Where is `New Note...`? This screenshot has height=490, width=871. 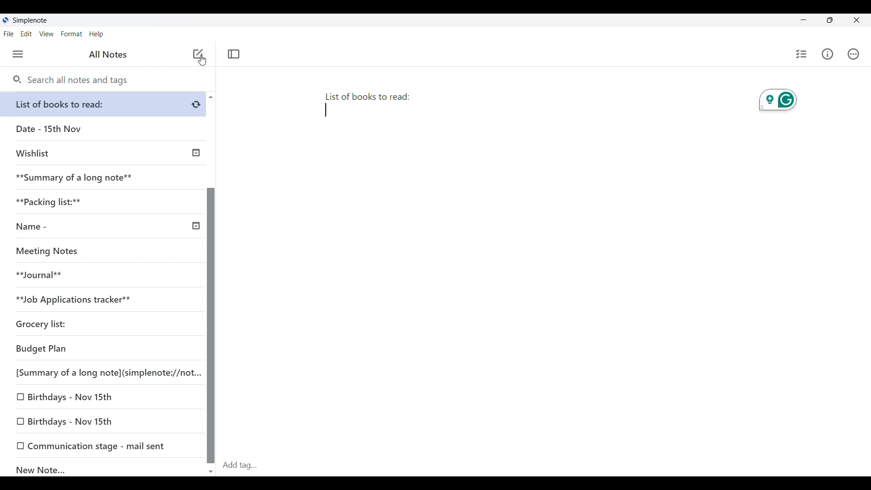
New Note... is located at coordinates (104, 468).